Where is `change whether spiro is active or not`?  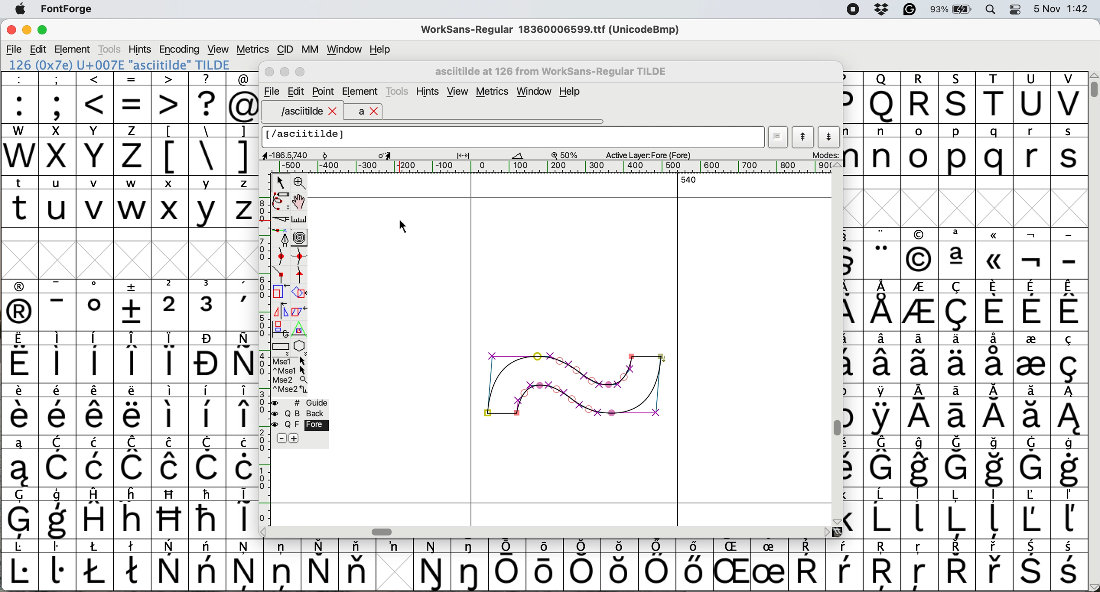 change whether spiro is active or not is located at coordinates (300, 237).